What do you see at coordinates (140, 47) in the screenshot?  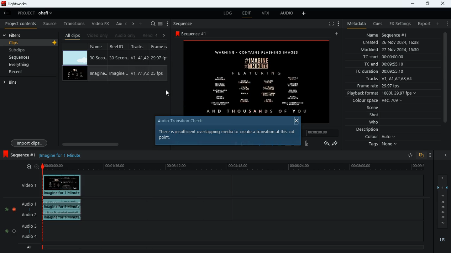 I see `tracks` at bounding box center [140, 47].